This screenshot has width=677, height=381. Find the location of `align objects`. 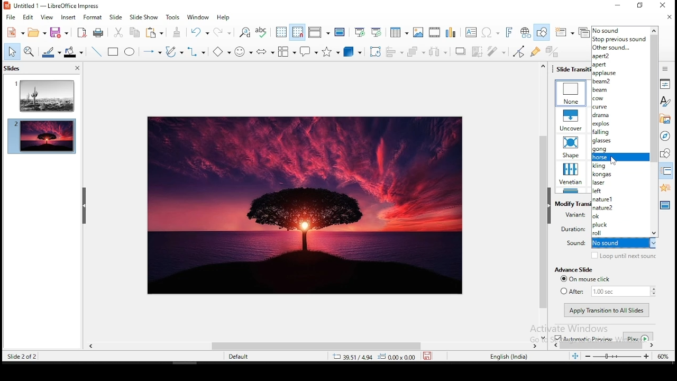

align objects is located at coordinates (396, 52).